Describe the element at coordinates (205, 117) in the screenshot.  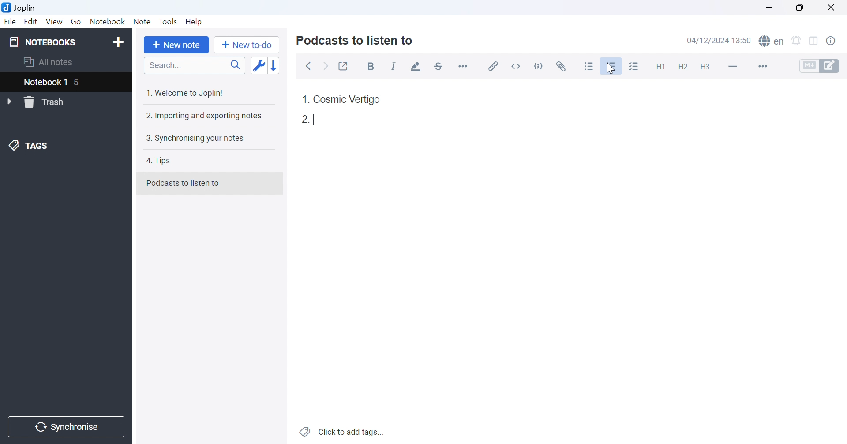
I see `2. Importing and exporting notes` at that location.